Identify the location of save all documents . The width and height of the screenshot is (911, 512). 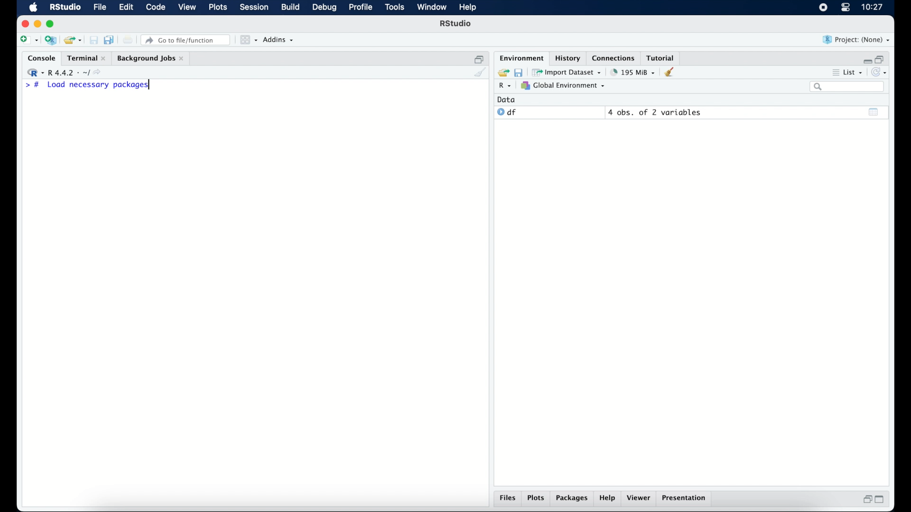
(110, 39).